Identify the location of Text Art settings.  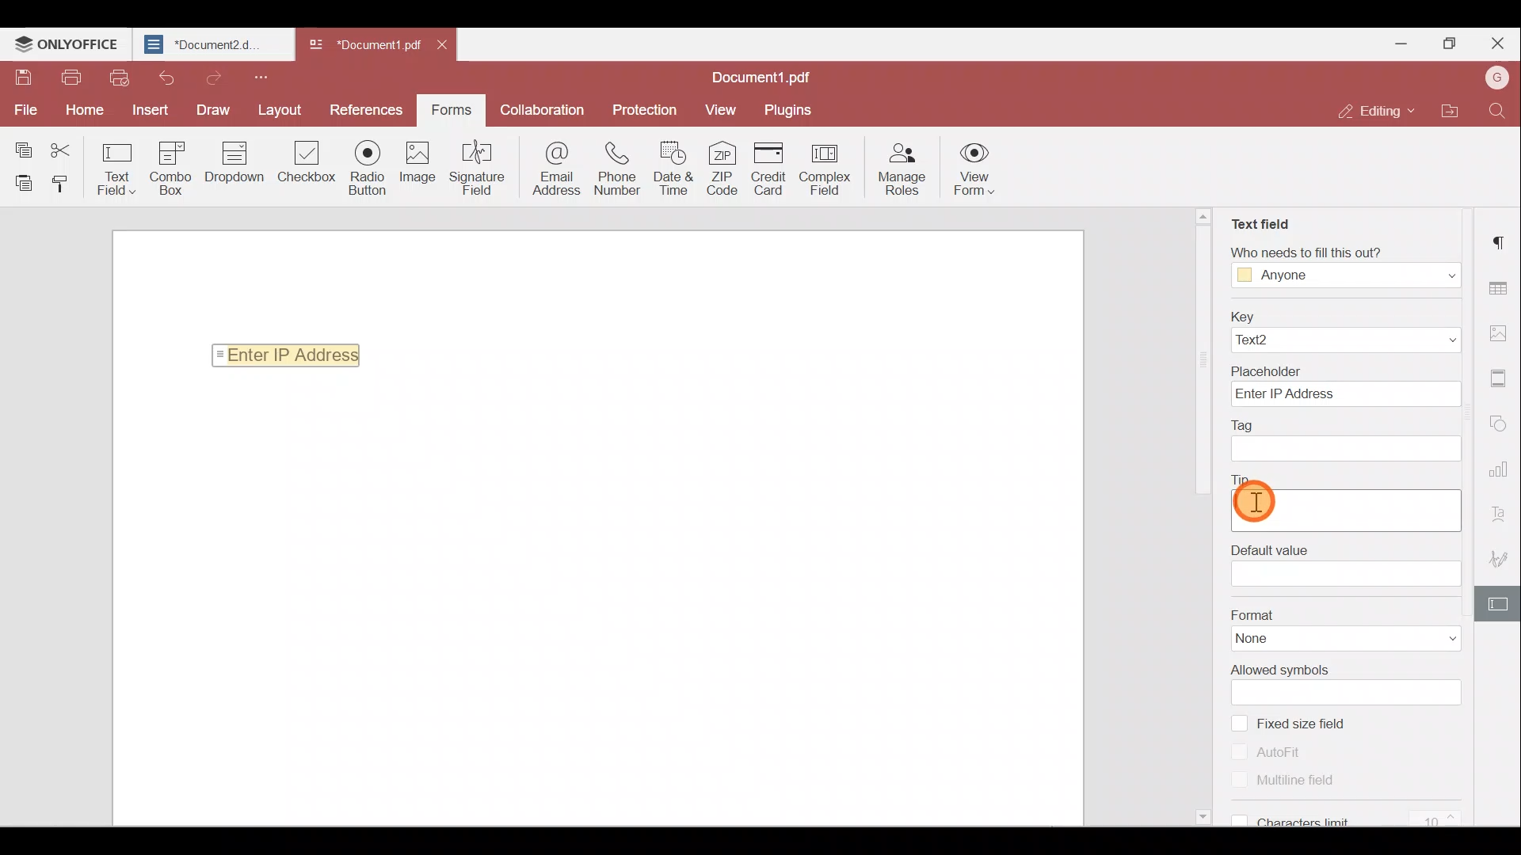
(1502, 509).